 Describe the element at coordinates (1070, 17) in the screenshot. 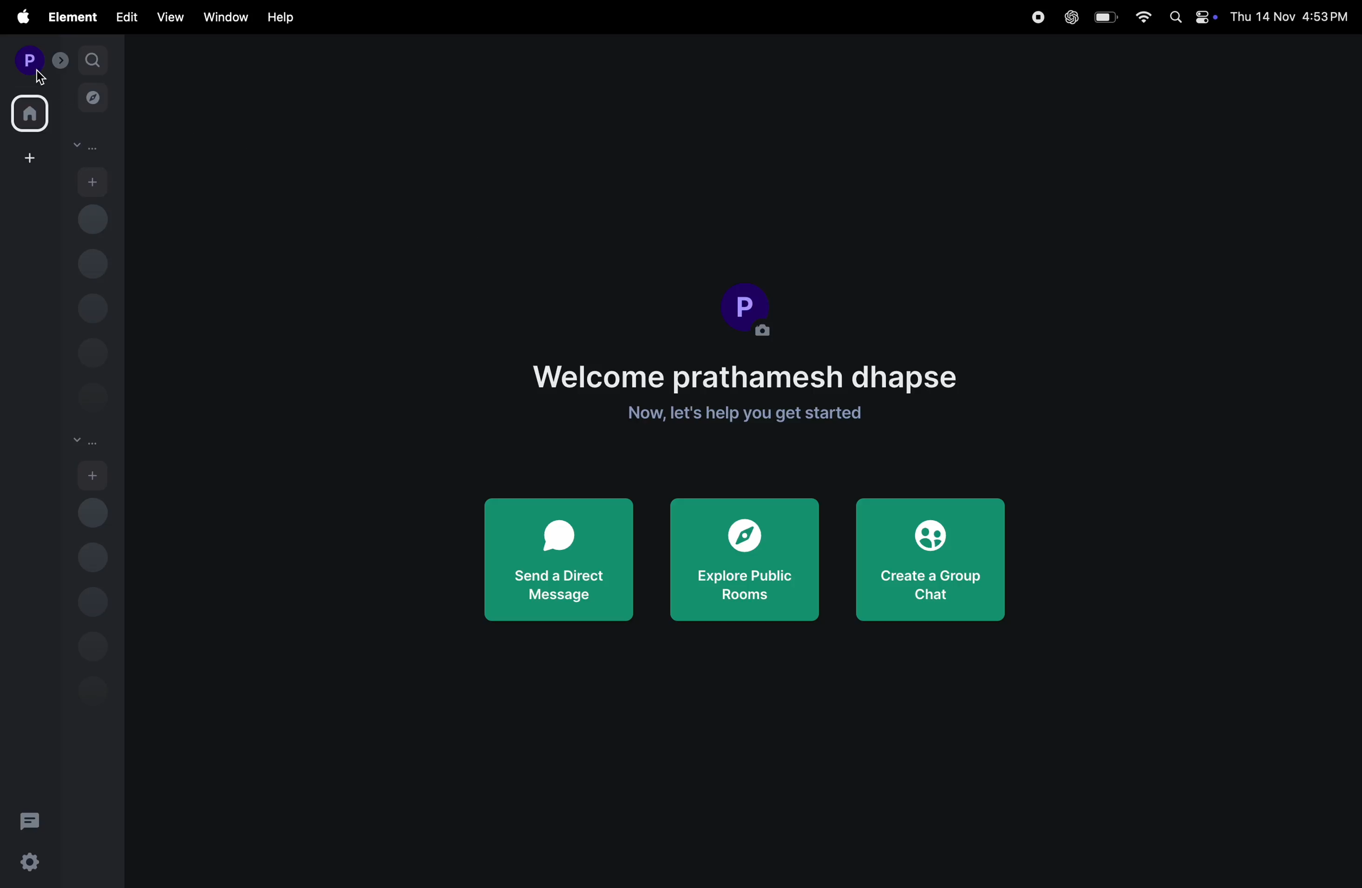

I see `chat gpt` at that location.